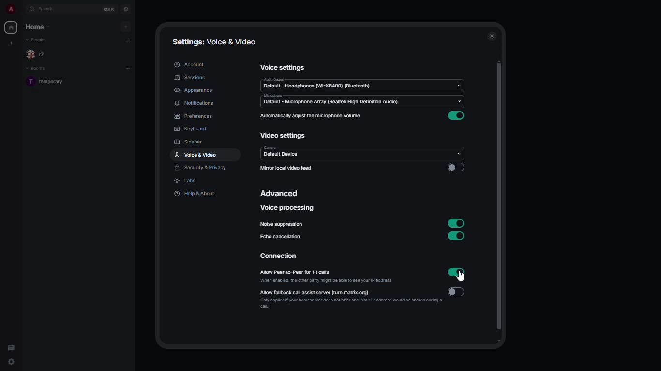 This screenshot has width=661, height=371. What do you see at coordinates (195, 90) in the screenshot?
I see `appearance` at bounding box center [195, 90].